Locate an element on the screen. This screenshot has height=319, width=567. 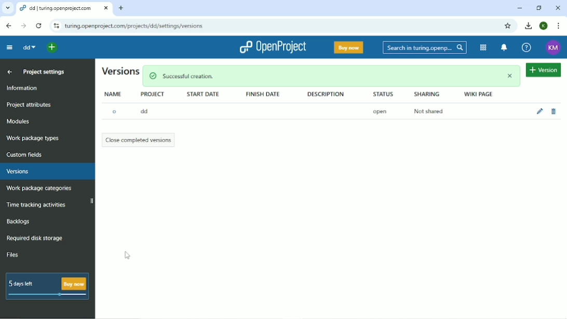
Up is located at coordinates (8, 72).